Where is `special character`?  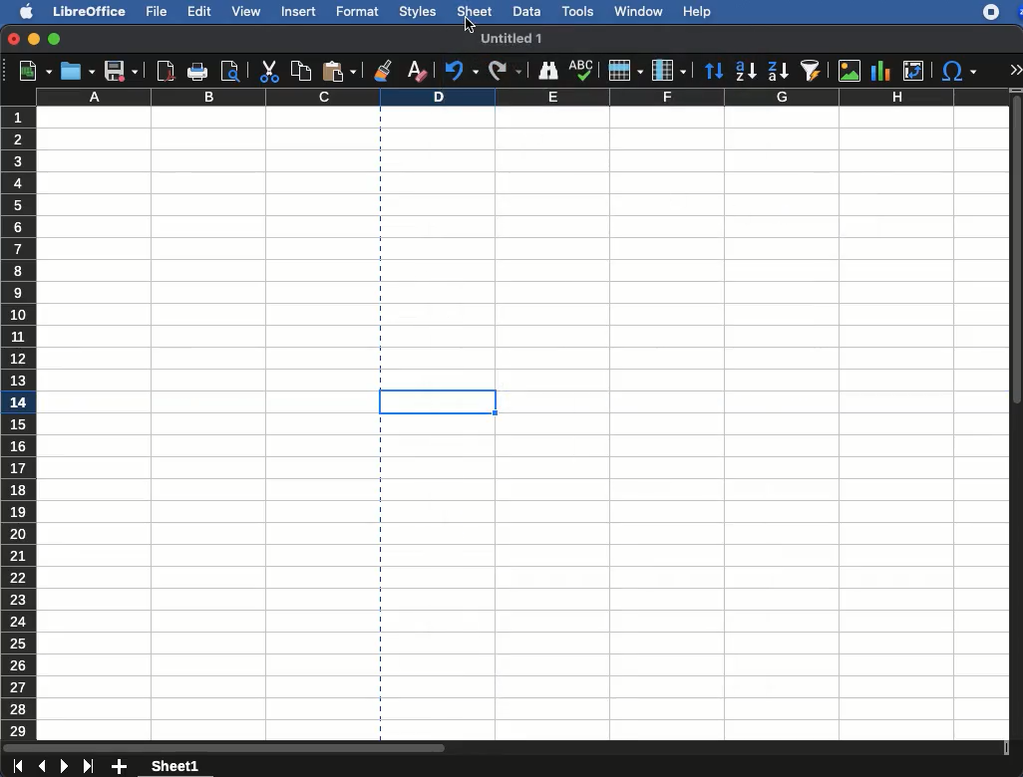
special character is located at coordinates (959, 71).